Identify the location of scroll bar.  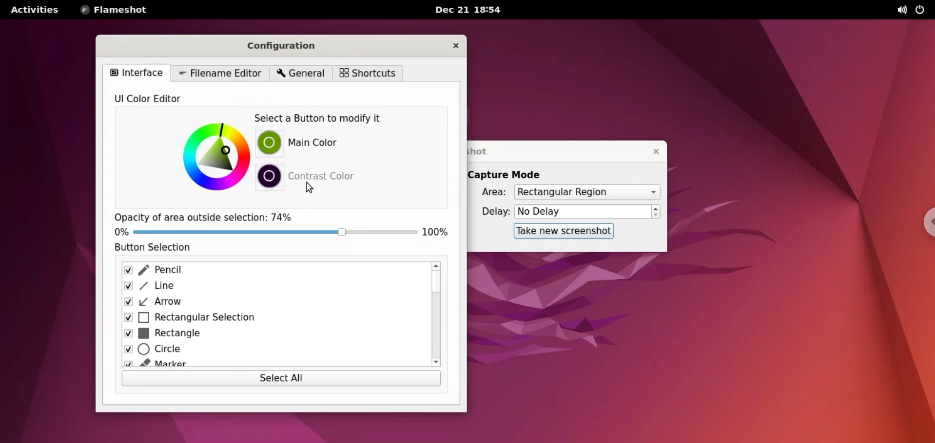
(434, 315).